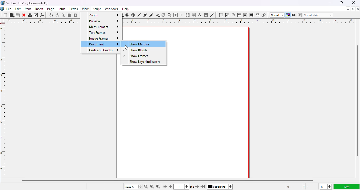  What do you see at coordinates (204, 187) in the screenshot?
I see `go to the last page` at bounding box center [204, 187].